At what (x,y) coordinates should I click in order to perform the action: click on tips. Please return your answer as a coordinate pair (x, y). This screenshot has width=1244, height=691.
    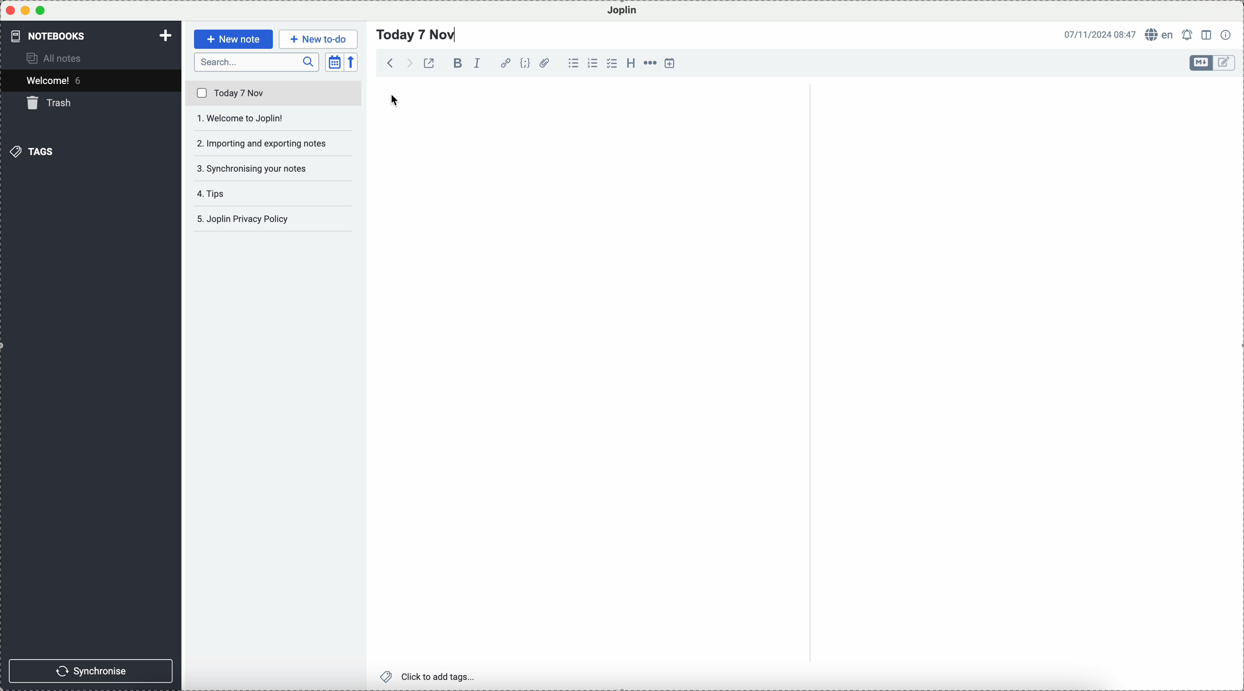
    Looking at the image, I should click on (215, 193).